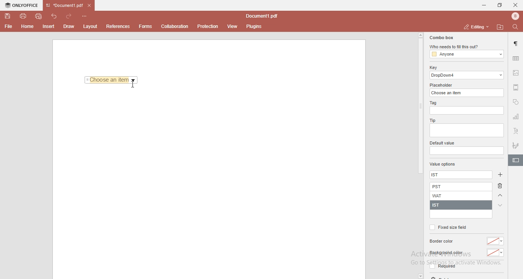 This screenshot has height=279, width=523. I want to click on empty box, so click(466, 131).